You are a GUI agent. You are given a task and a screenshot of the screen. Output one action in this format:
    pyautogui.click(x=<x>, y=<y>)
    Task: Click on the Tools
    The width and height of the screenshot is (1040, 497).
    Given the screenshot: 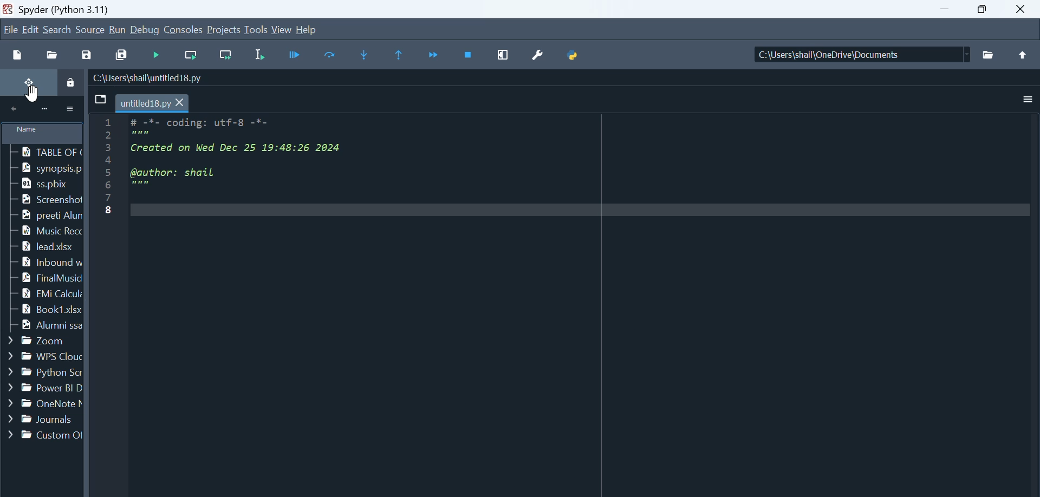 What is the action you would take?
    pyautogui.click(x=257, y=30)
    